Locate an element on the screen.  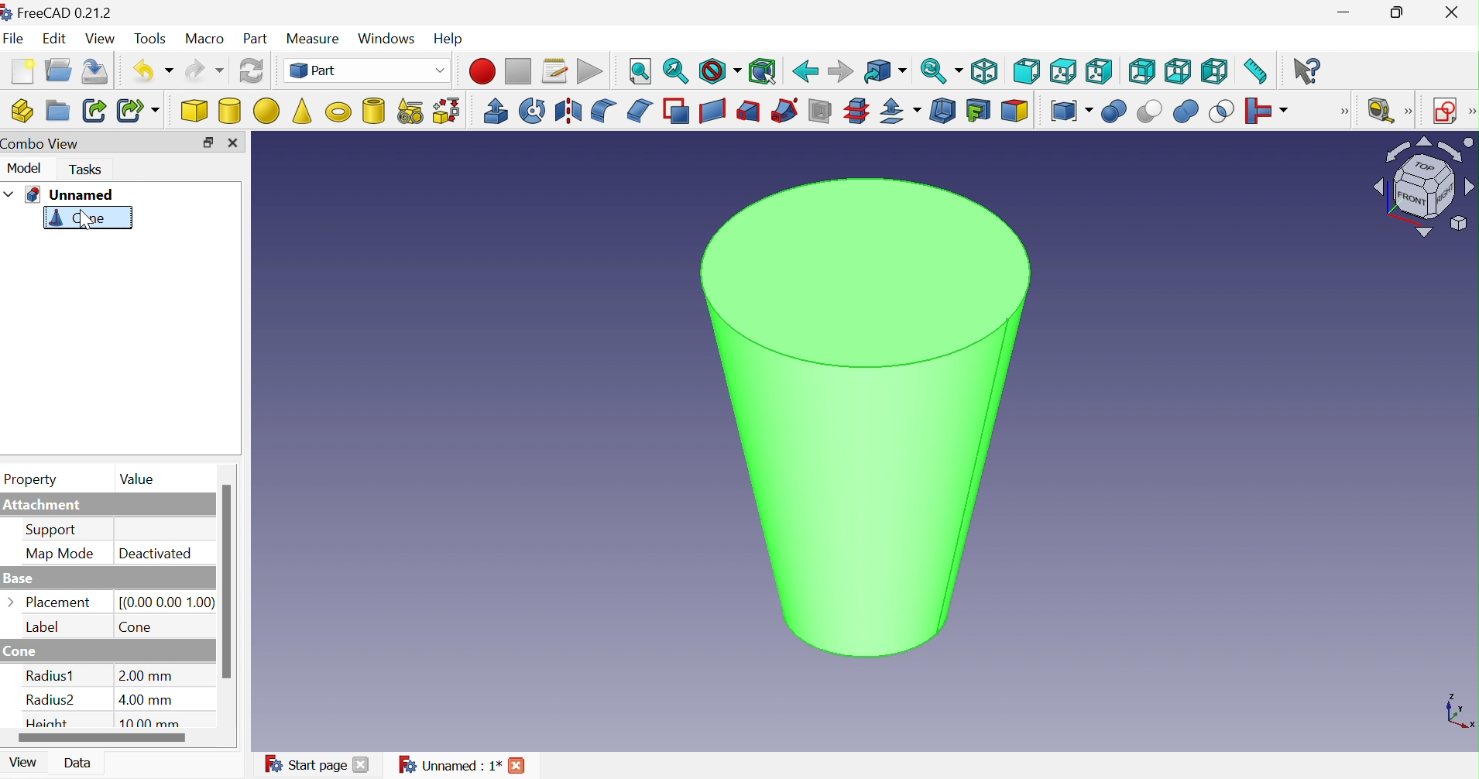
Make face from wires is located at coordinates (676, 111).